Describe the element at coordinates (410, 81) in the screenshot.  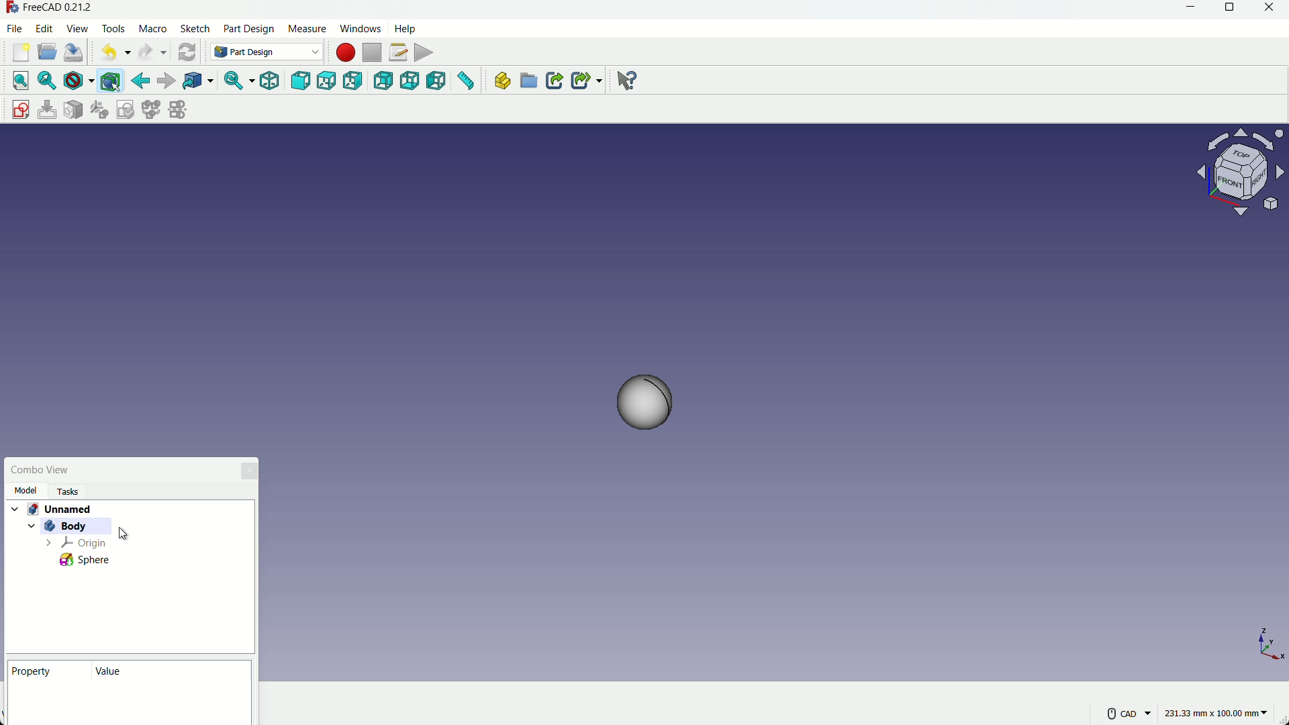
I see `bottom view` at that location.